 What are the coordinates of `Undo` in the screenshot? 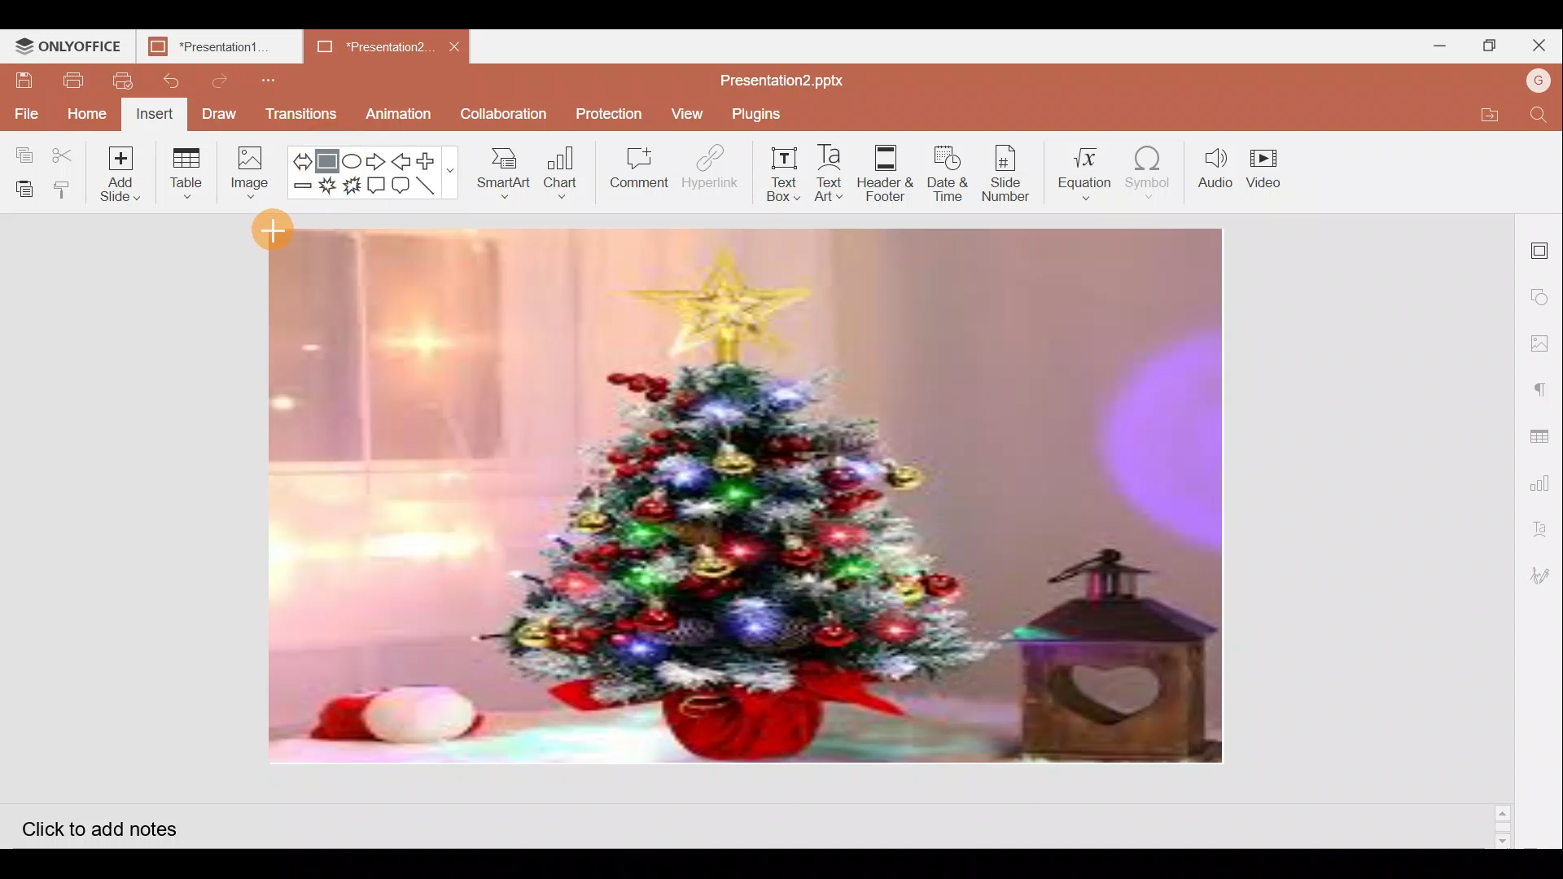 It's located at (172, 81).